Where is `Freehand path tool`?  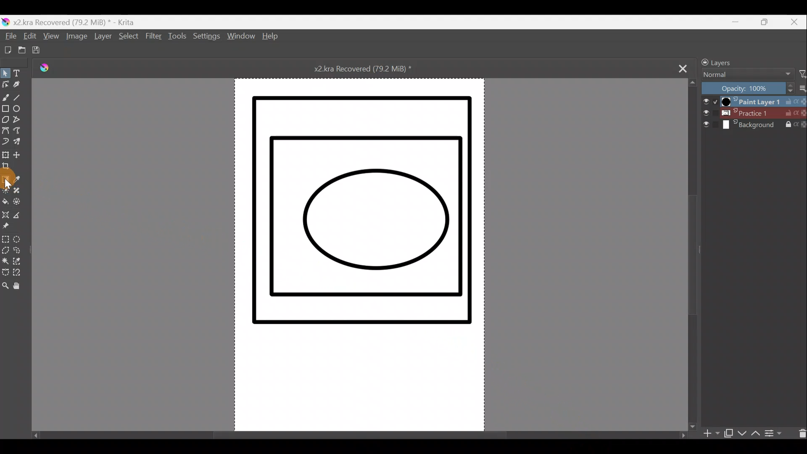 Freehand path tool is located at coordinates (20, 133).